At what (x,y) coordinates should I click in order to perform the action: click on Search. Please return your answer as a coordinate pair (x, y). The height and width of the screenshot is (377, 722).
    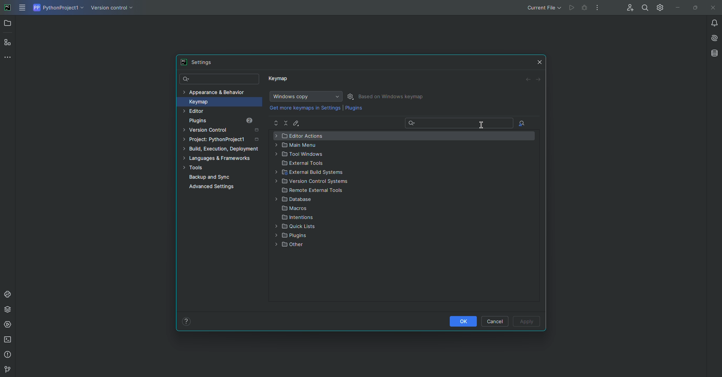
    Looking at the image, I should click on (460, 124).